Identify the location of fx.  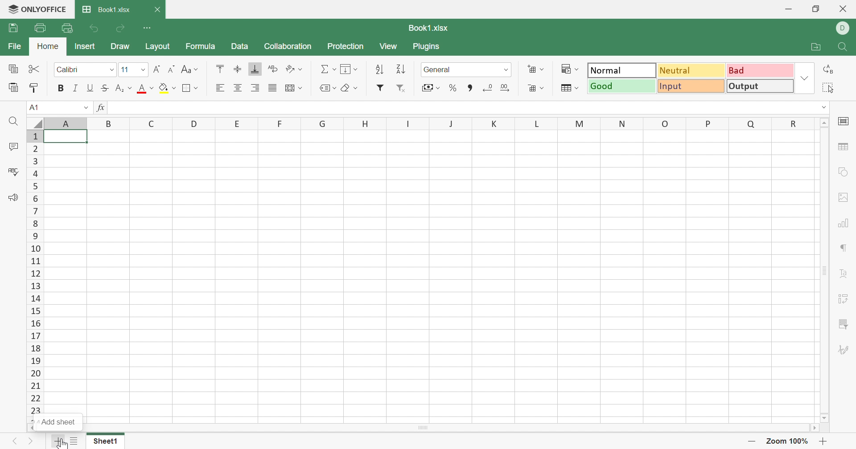
(101, 107).